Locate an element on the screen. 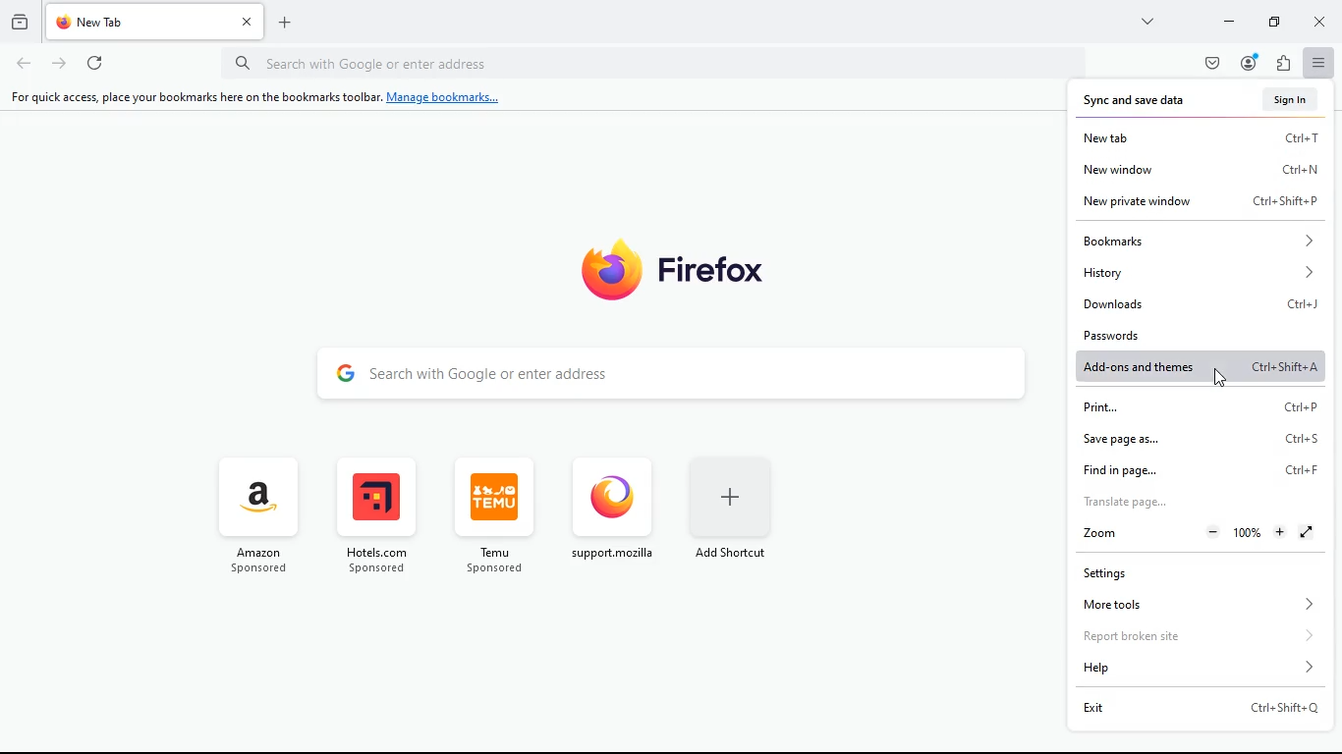  passwords is located at coordinates (1202, 335).